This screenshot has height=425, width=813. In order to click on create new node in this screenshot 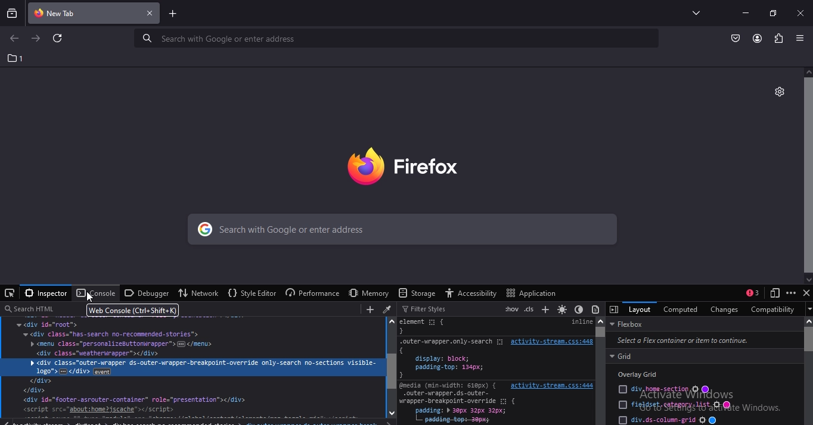, I will do `click(370, 310)`.